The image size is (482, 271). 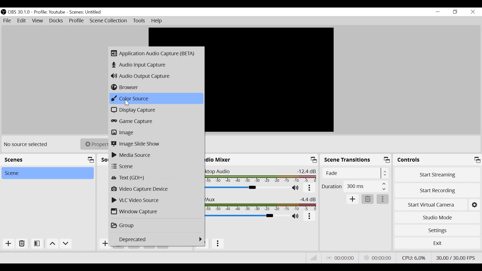 I want to click on Deprecated, so click(x=158, y=238).